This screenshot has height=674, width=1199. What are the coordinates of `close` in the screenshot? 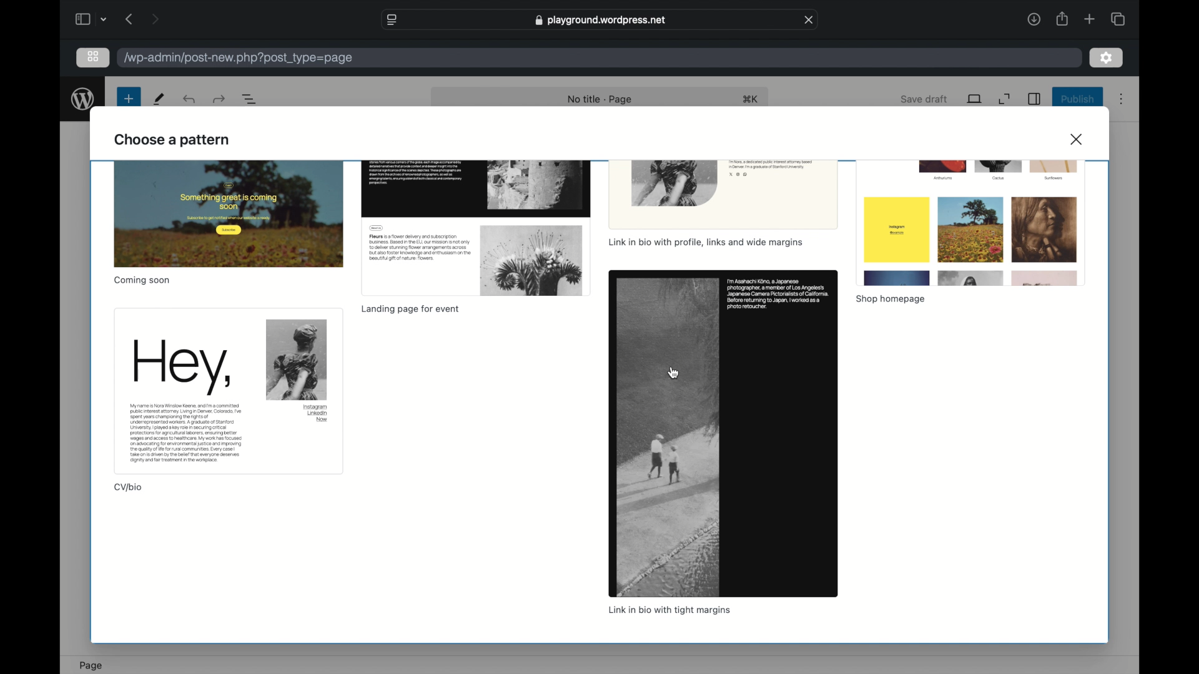 It's located at (1078, 139).